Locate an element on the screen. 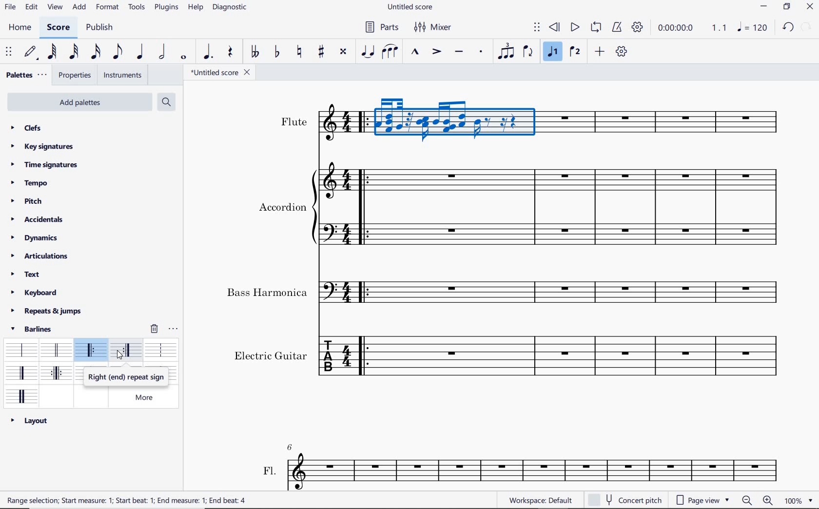  default (step time) is located at coordinates (32, 52).